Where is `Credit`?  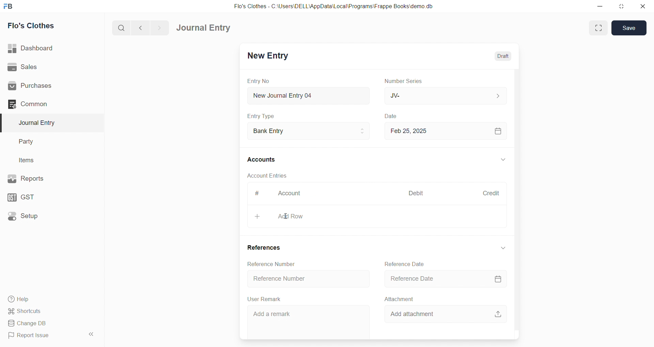
Credit is located at coordinates (491, 193).